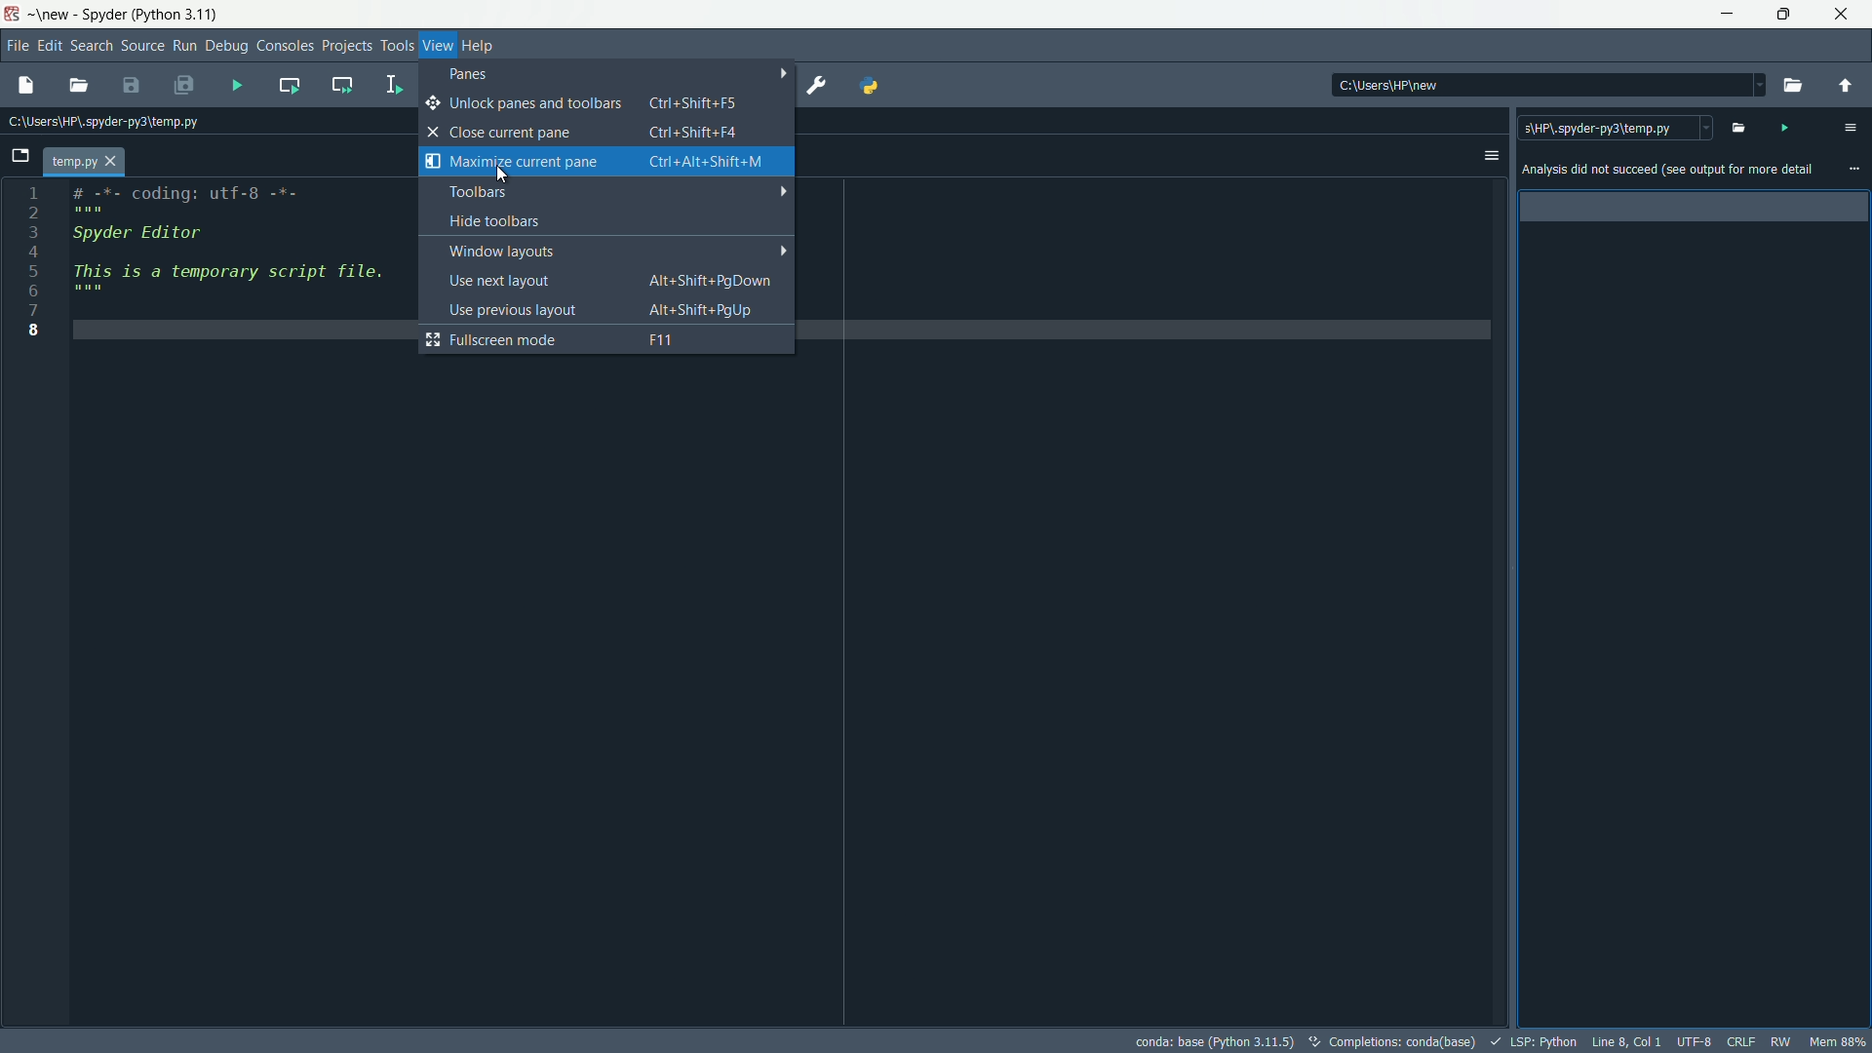 Image resolution: width=1872 pixels, height=1053 pixels. What do you see at coordinates (1693, 1039) in the screenshot?
I see `file encoding` at bounding box center [1693, 1039].